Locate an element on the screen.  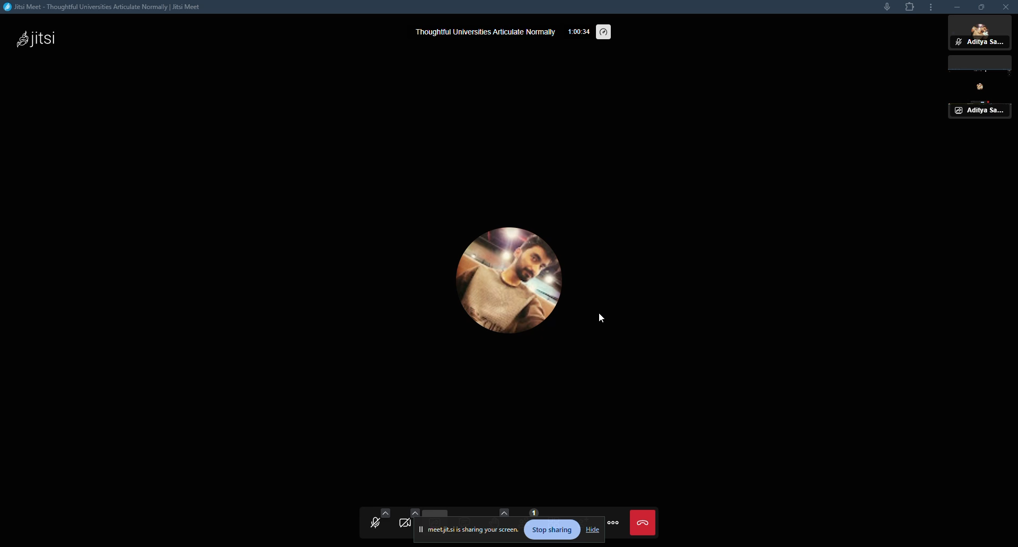
microphone is located at coordinates (882, 8).